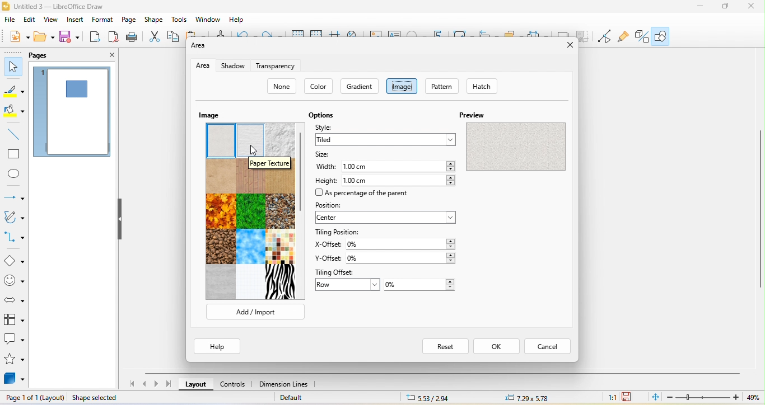 This screenshot has width=765, height=405. What do you see at coordinates (14, 360) in the screenshot?
I see `stars and banners` at bounding box center [14, 360].